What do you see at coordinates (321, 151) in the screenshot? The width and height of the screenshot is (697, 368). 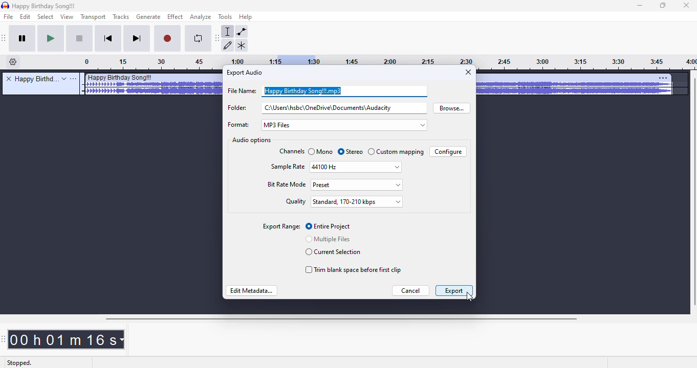 I see `mono` at bounding box center [321, 151].